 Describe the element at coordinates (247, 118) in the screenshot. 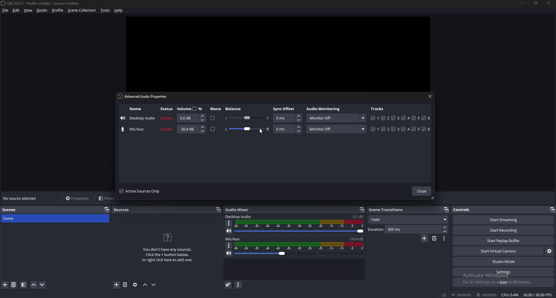

I see `balance adjust` at that location.